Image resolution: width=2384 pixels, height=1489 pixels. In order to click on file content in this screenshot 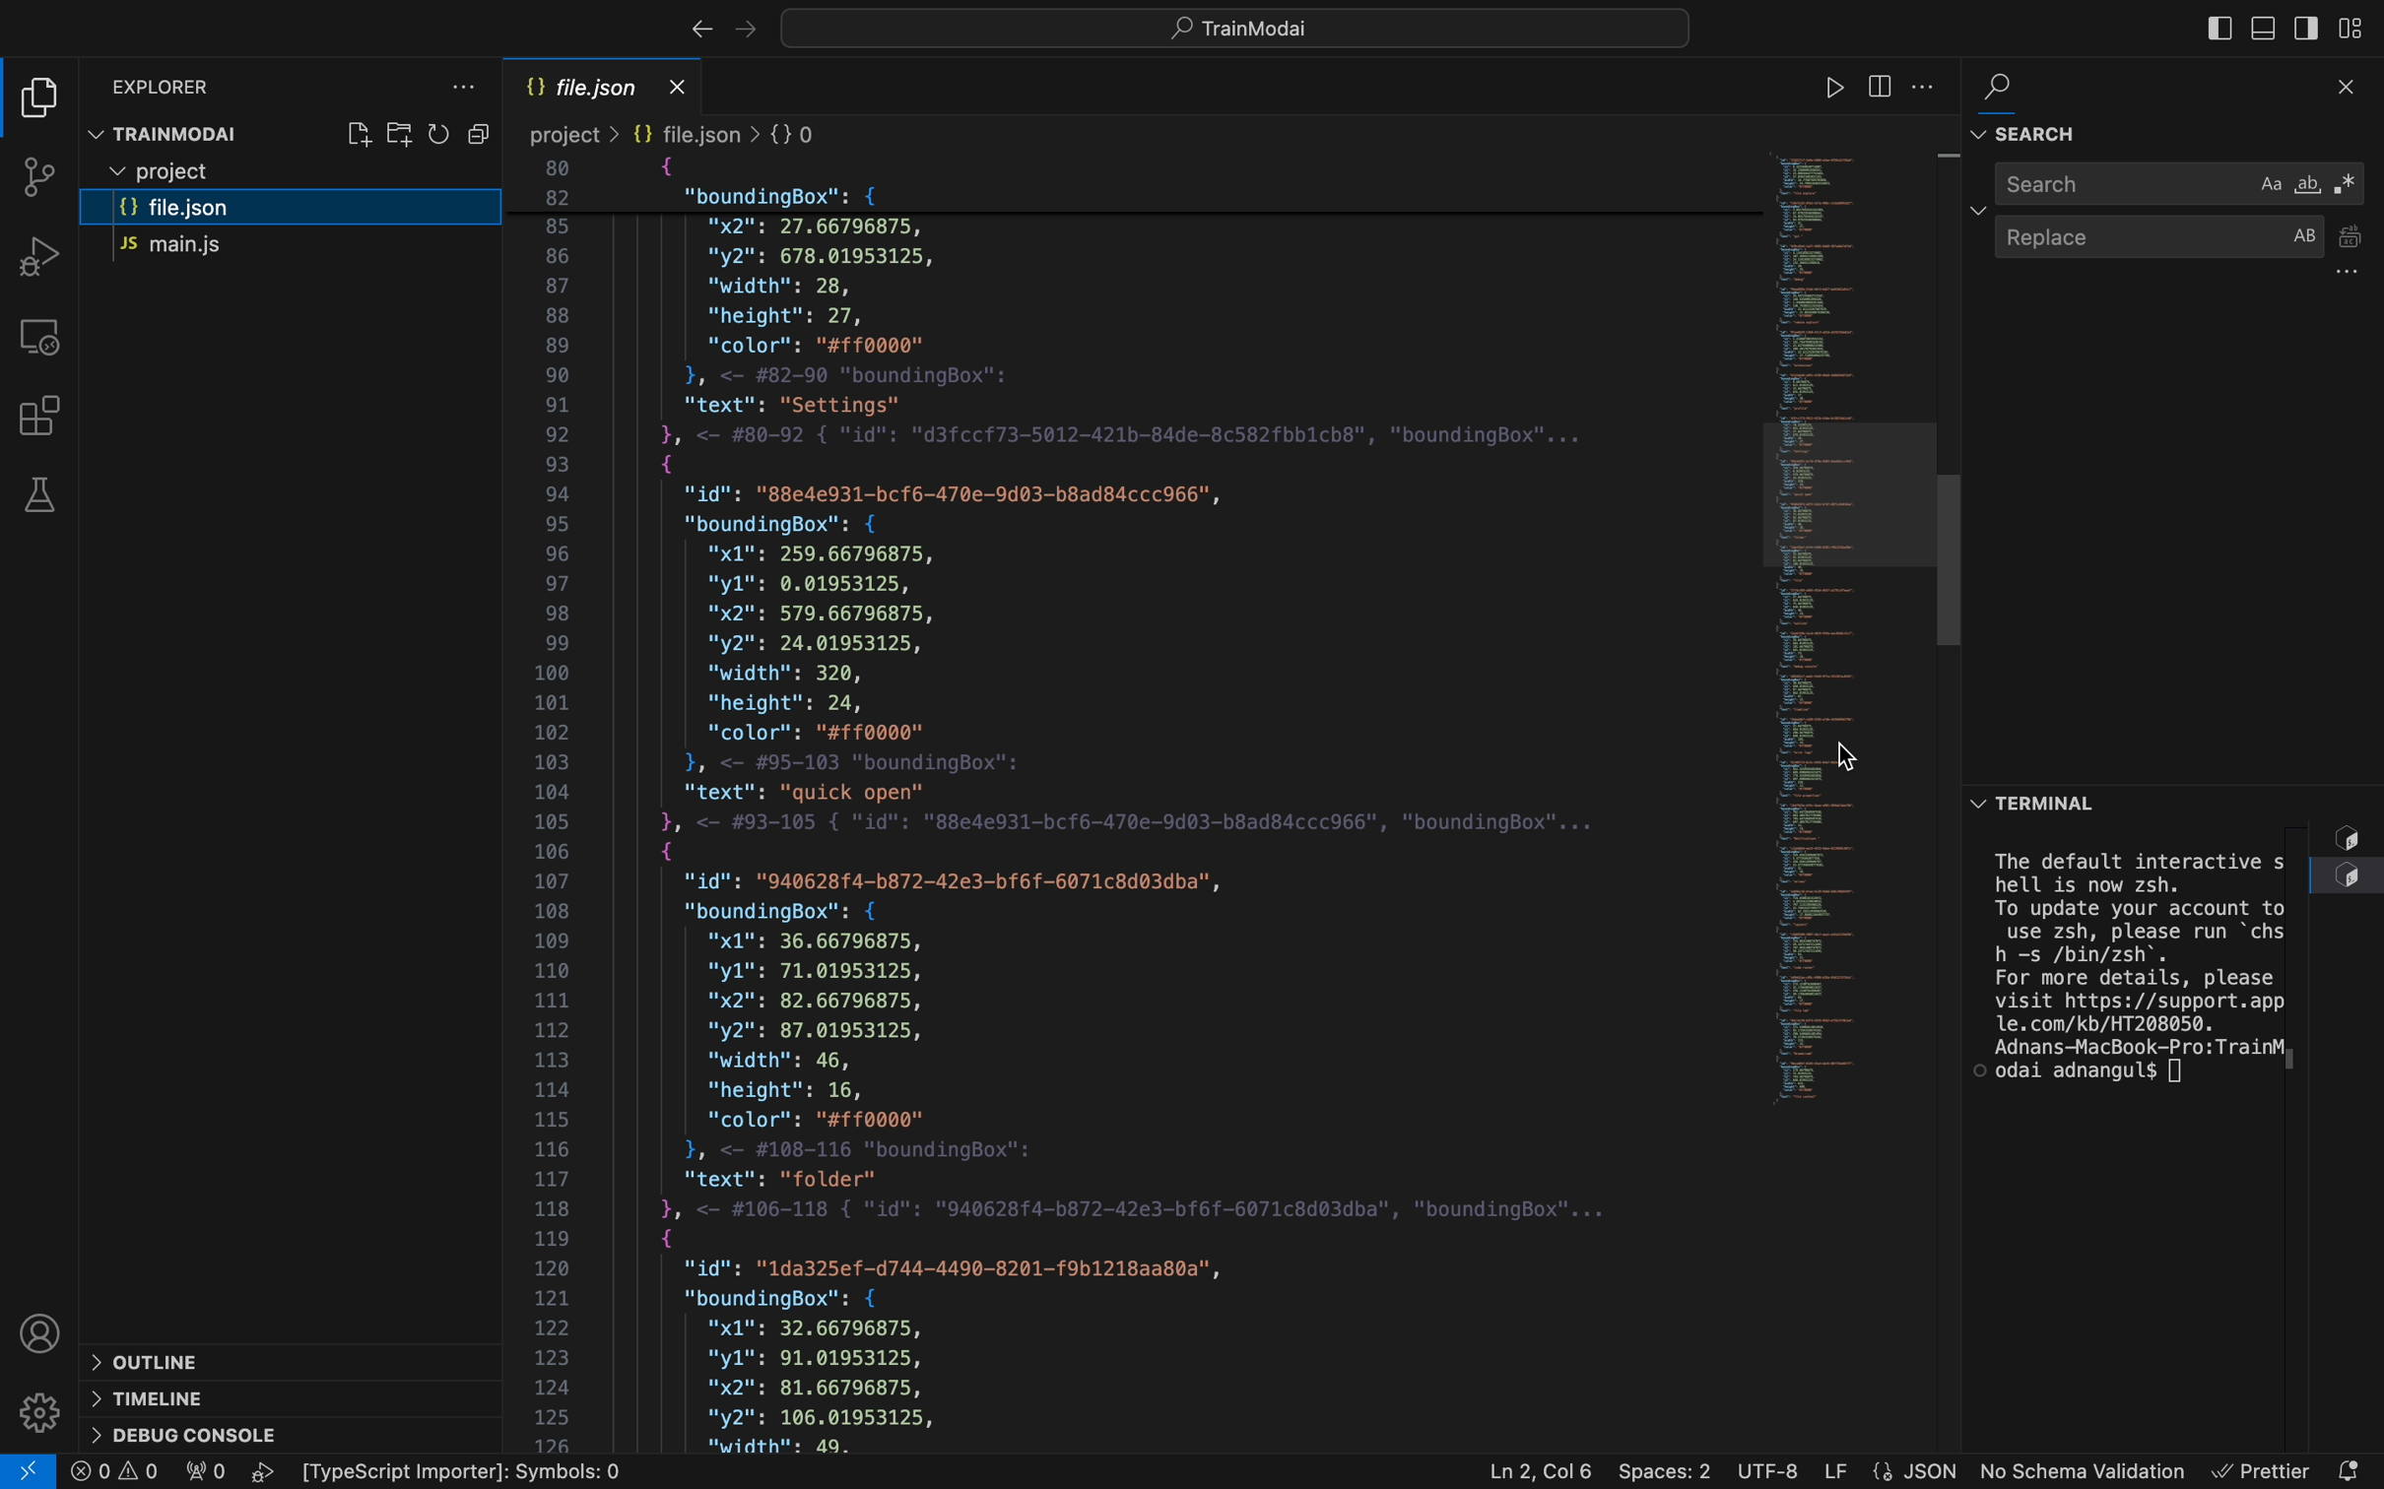, I will do `click(1115, 803)`.